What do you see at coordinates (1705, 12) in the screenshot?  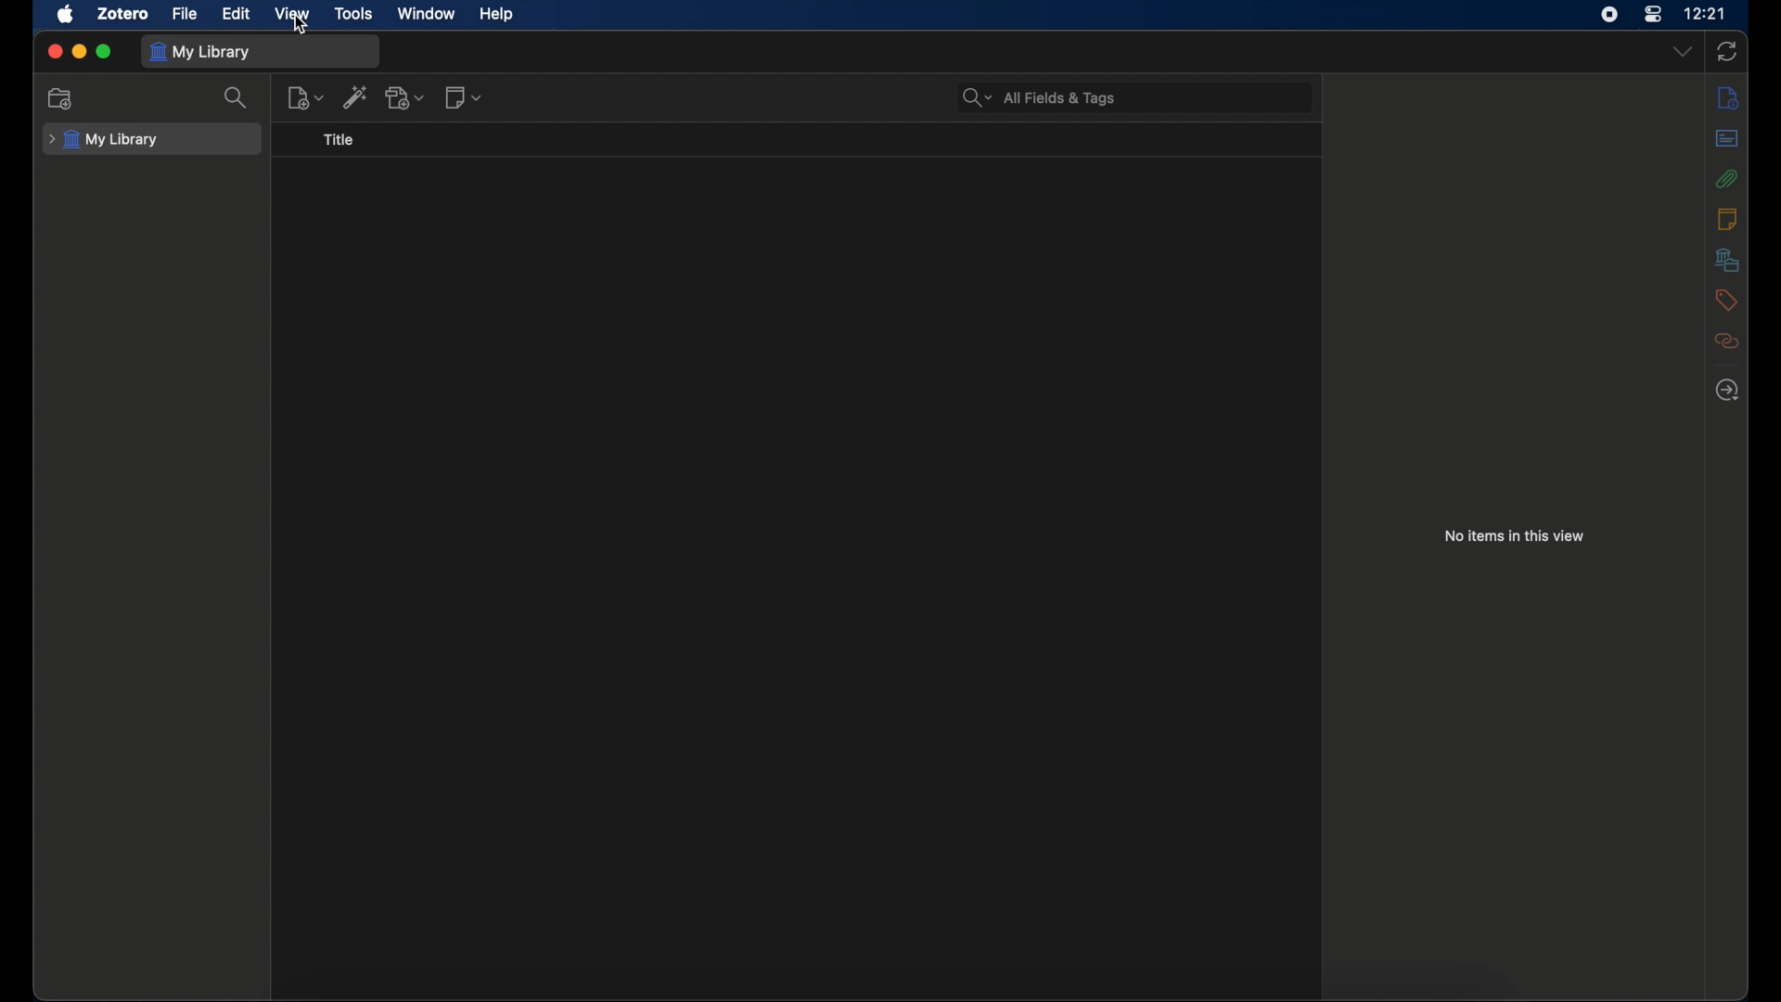 I see `time` at bounding box center [1705, 12].